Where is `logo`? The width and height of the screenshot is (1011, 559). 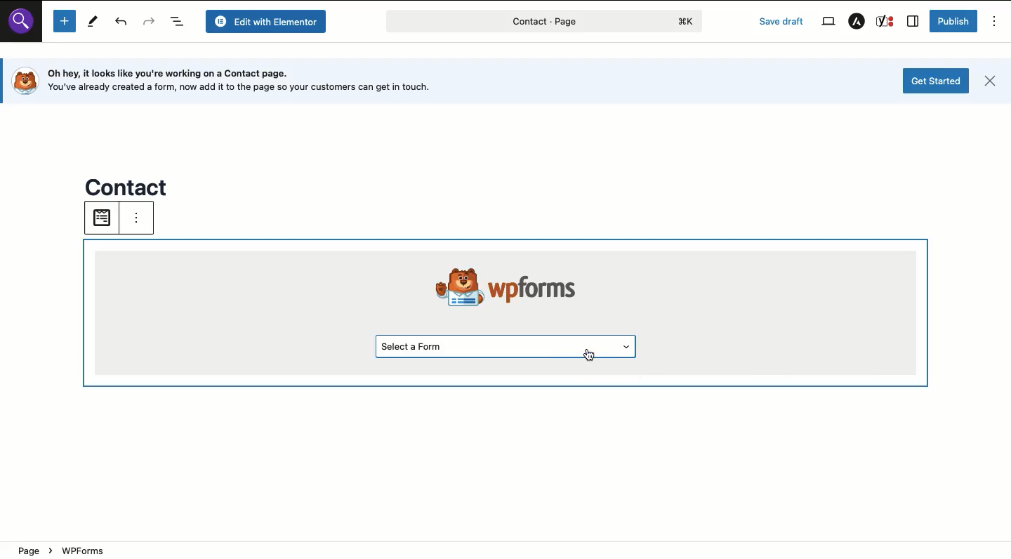 logo is located at coordinates (23, 81).